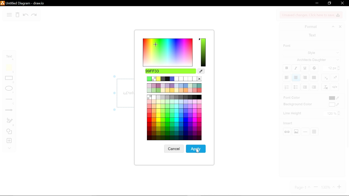 The image size is (349, 196). I want to click on arrows, so click(7, 110).